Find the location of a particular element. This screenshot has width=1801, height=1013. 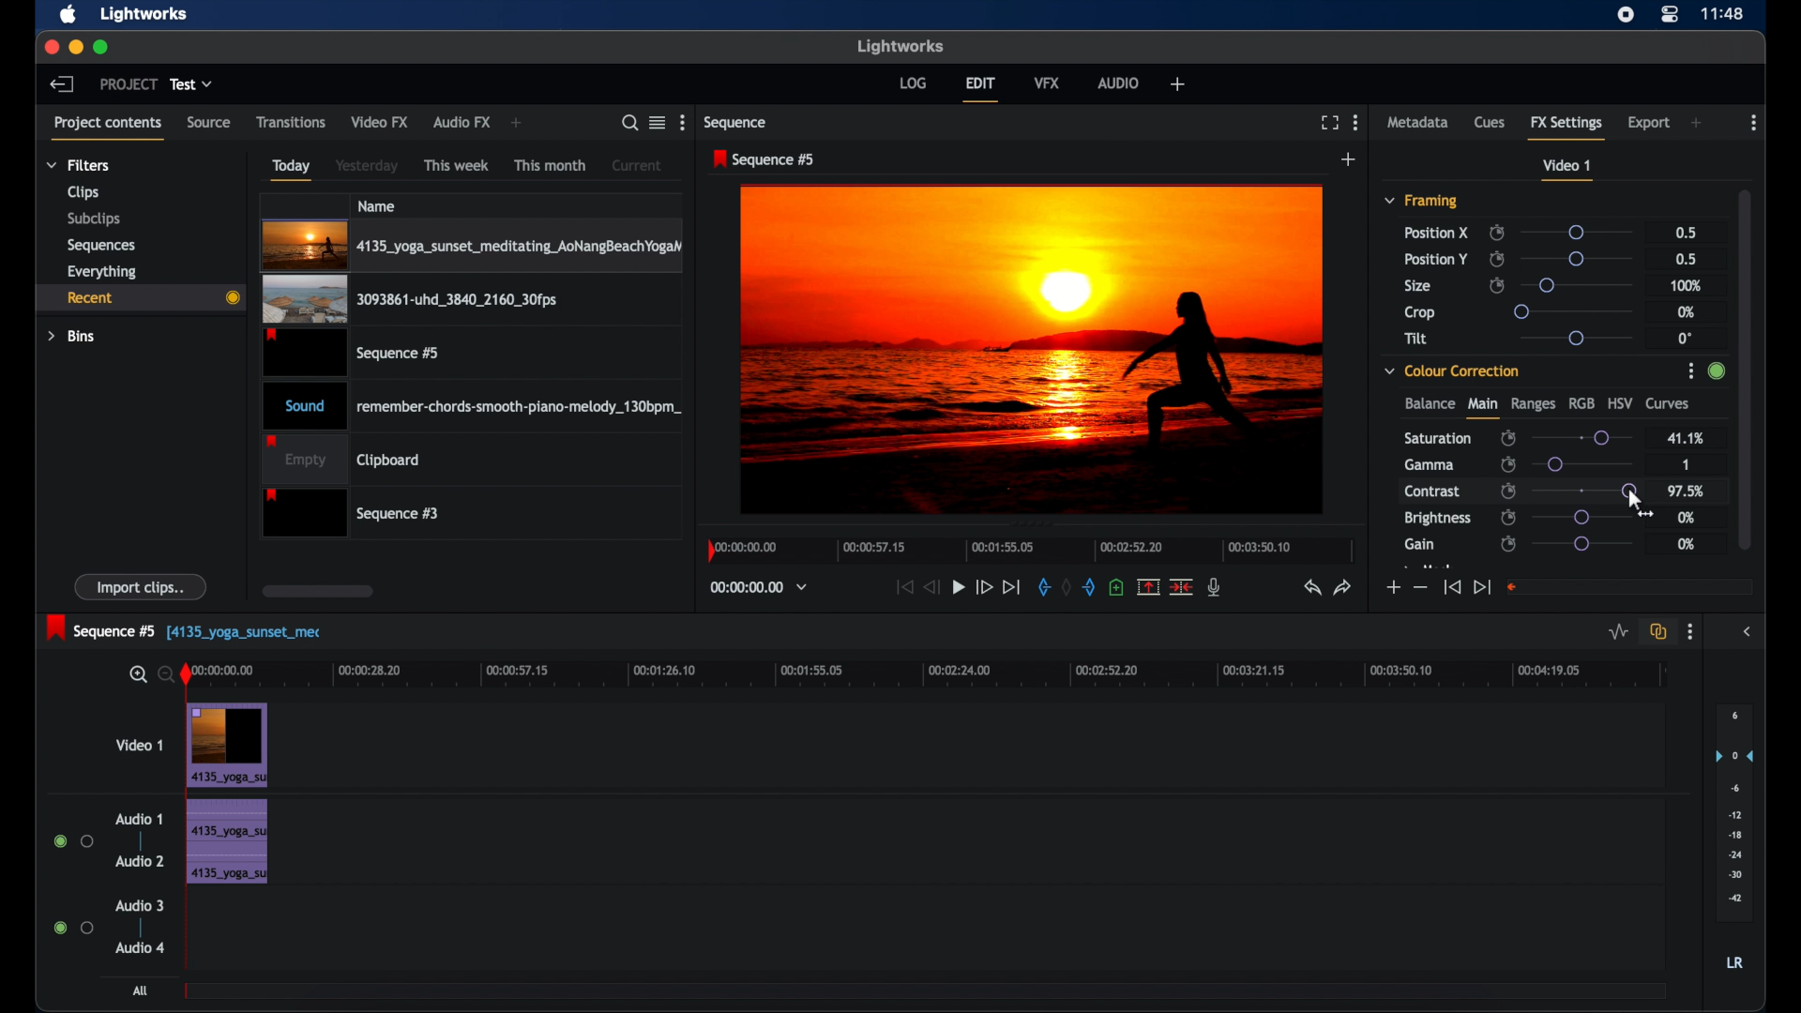

color correction is located at coordinates (1453, 370).